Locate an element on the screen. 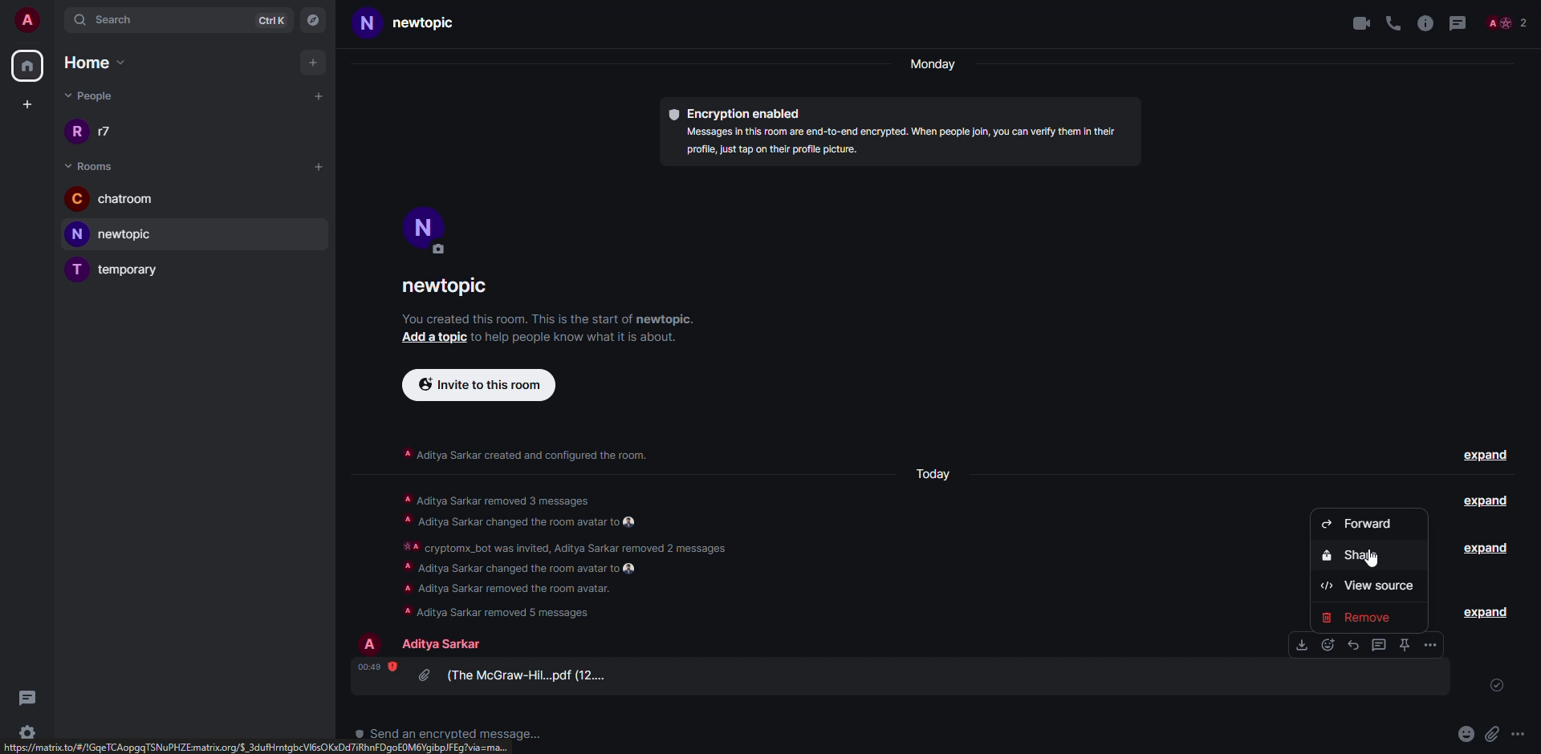 The height and width of the screenshot is (754, 1541). attachment is located at coordinates (518, 675).